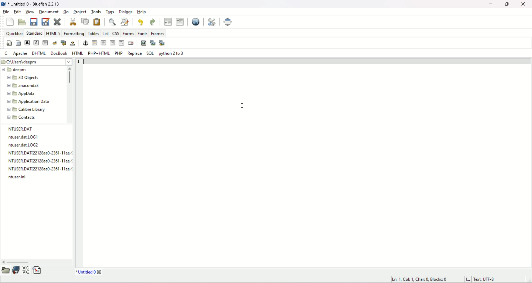 The height and width of the screenshot is (283, 532). Describe the element at coordinates (54, 34) in the screenshot. I see `HTML 5` at that location.